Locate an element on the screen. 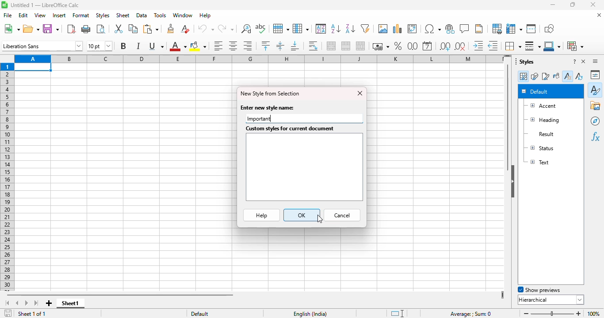  title is located at coordinates (45, 5).